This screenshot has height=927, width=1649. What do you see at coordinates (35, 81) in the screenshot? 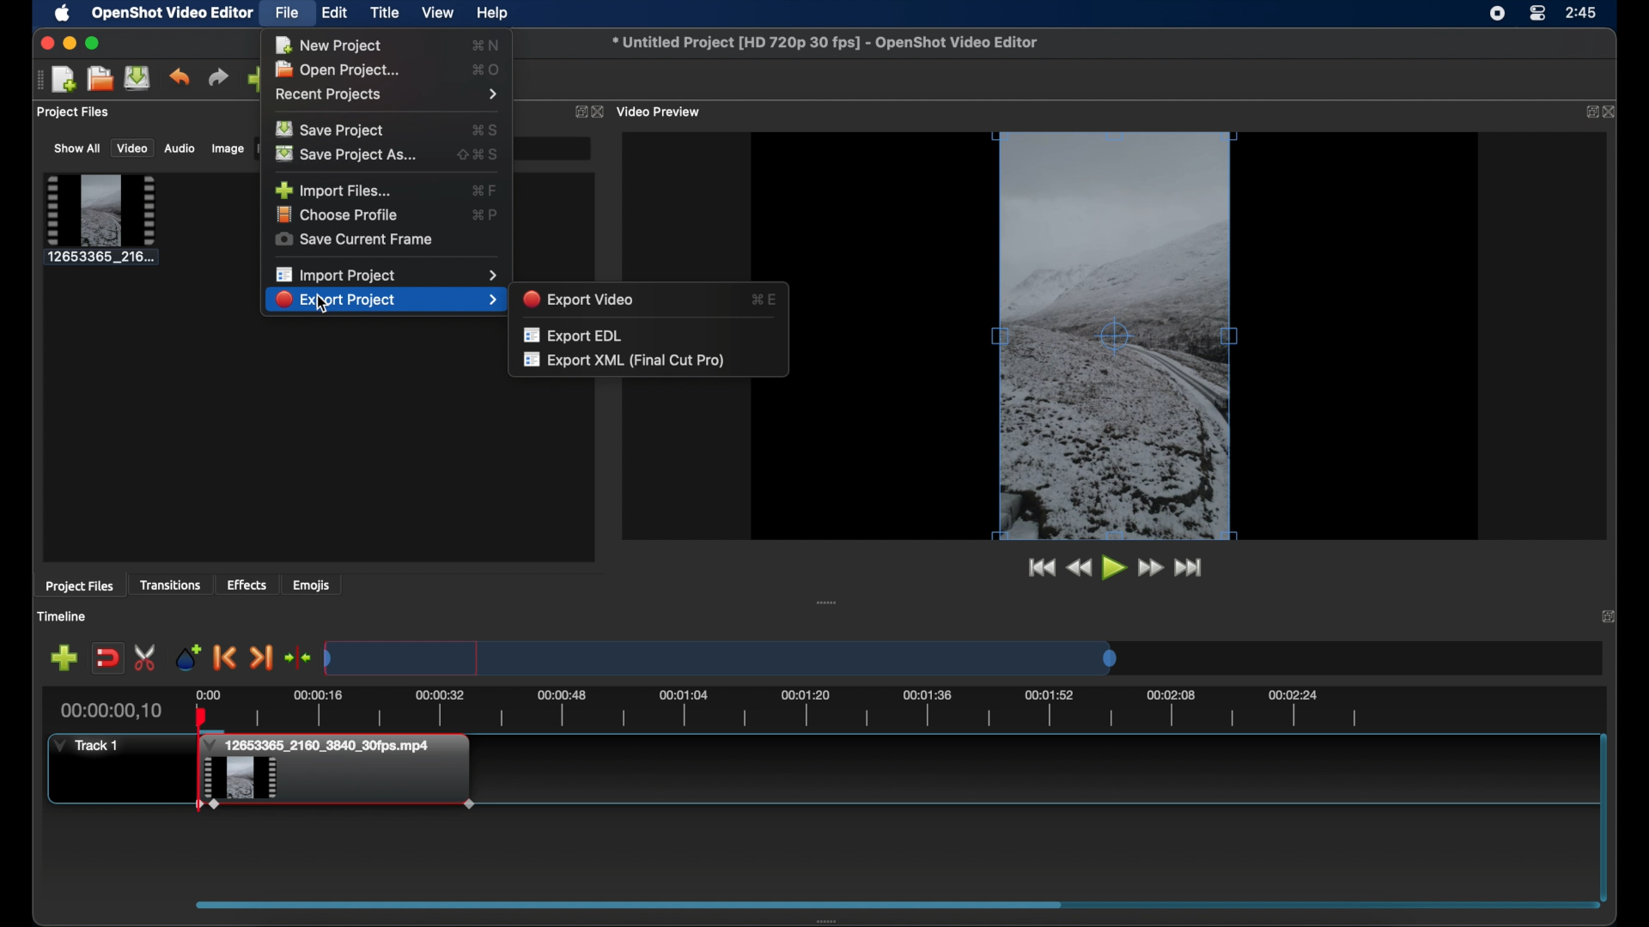
I see `drag handle` at bounding box center [35, 81].